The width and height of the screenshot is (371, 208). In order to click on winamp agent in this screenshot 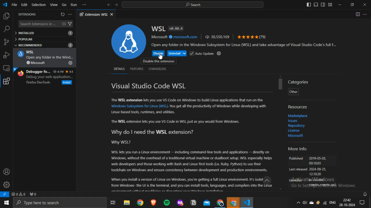, I will do `click(318, 203)`.